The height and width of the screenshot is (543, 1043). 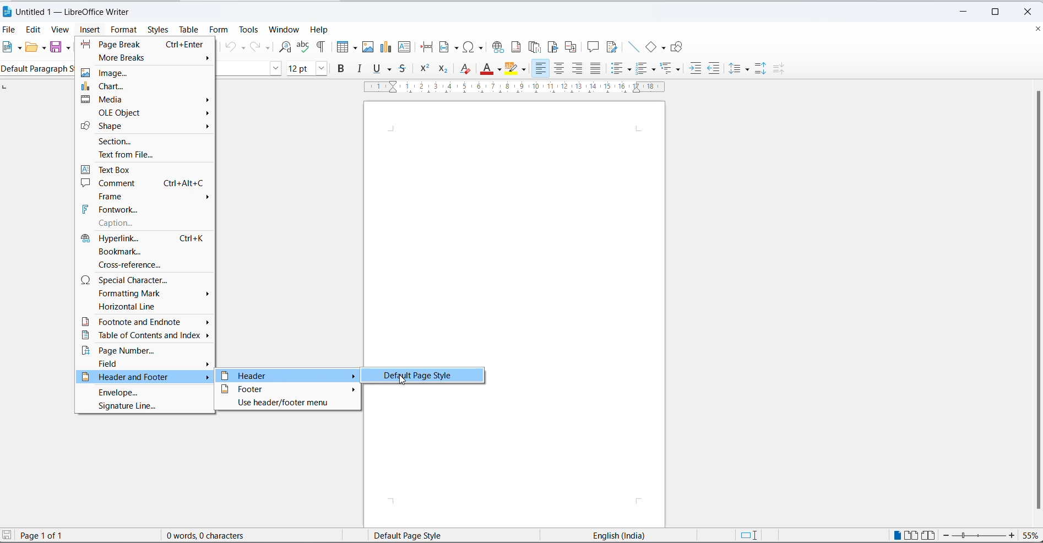 What do you see at coordinates (574, 47) in the screenshot?
I see `insert cross-reference` at bounding box center [574, 47].